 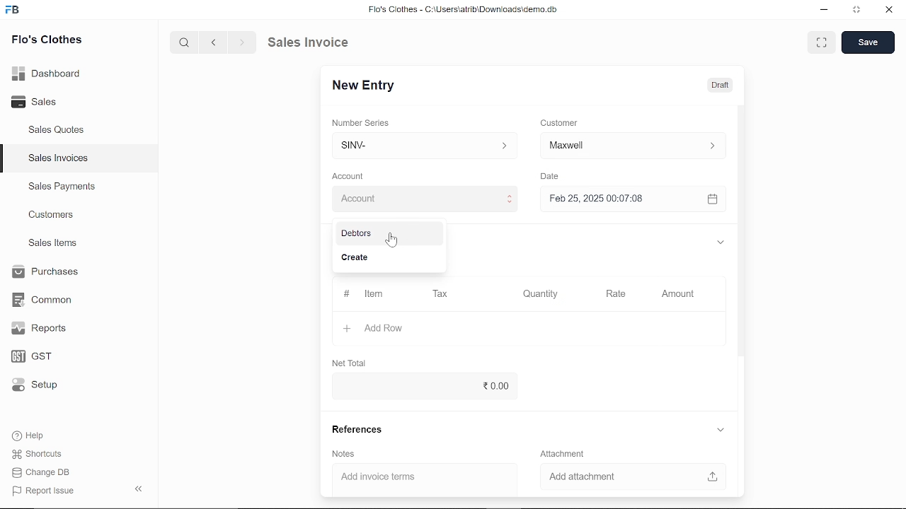 What do you see at coordinates (361, 122) in the screenshot?
I see `‘Number Series` at bounding box center [361, 122].